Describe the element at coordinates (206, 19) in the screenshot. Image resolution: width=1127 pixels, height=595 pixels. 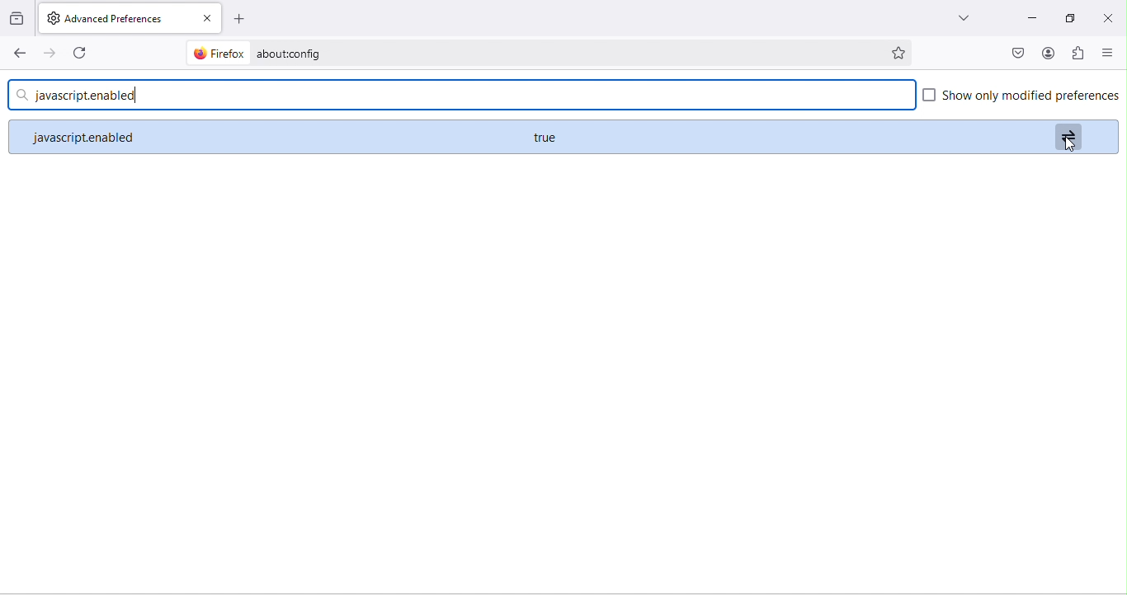
I see `close` at that location.